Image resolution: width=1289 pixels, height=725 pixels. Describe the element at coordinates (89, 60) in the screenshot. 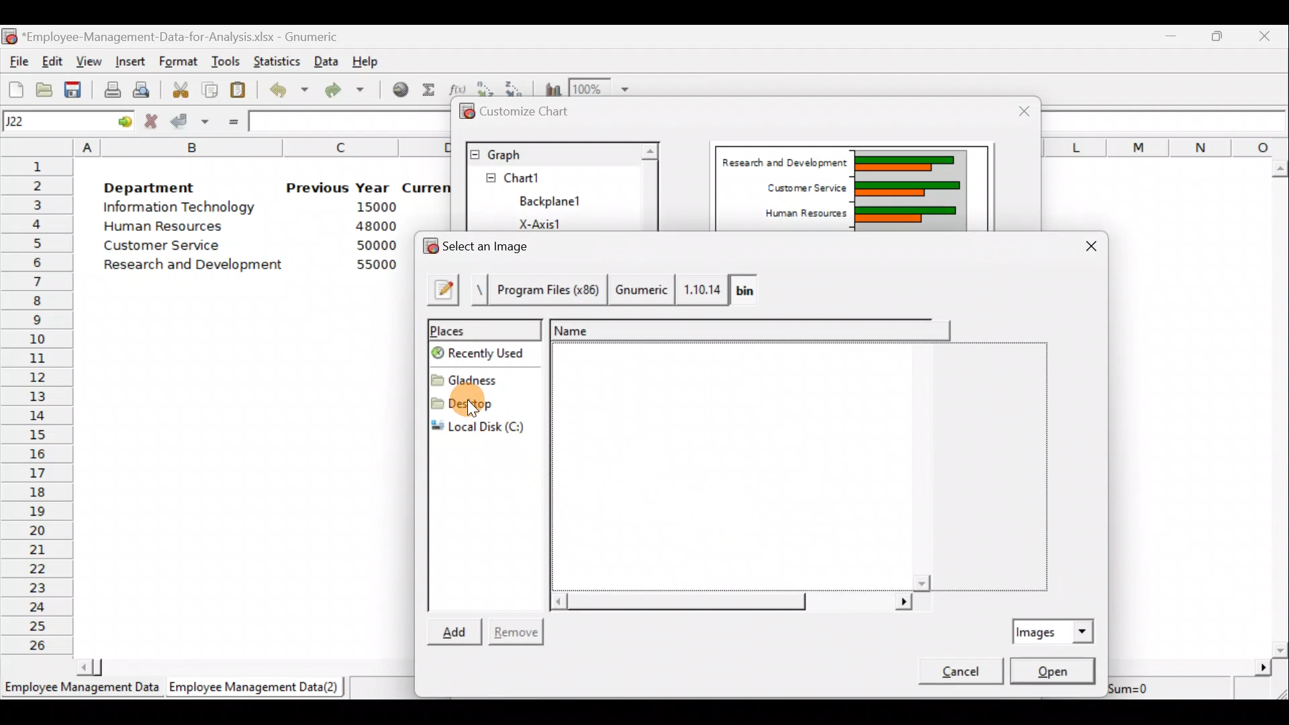

I see `View` at that location.